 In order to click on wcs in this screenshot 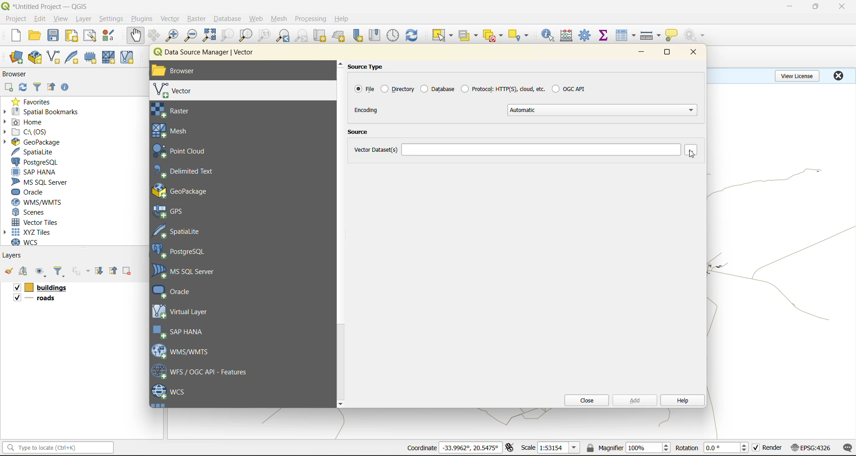, I will do `click(30, 242)`.